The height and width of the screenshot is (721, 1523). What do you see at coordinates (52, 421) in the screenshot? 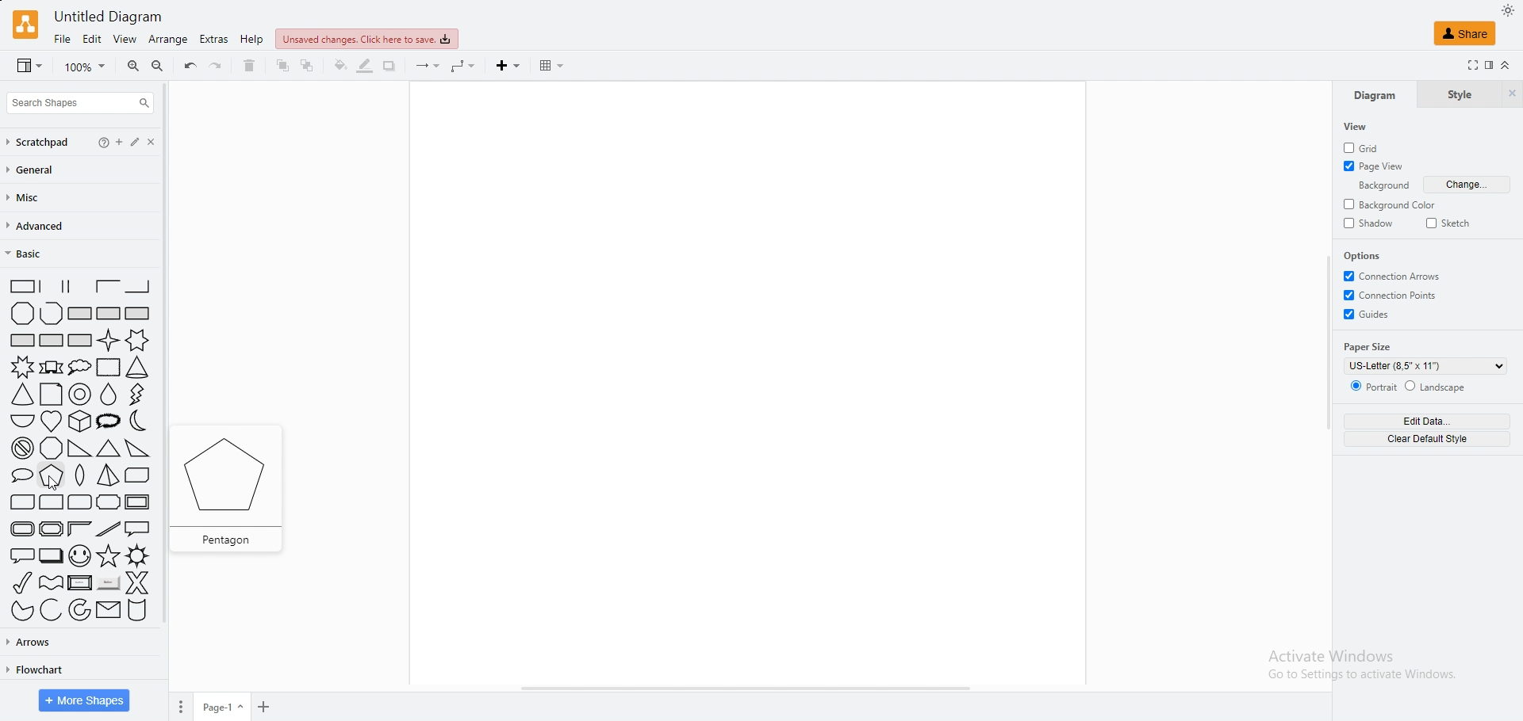
I see `heart` at bounding box center [52, 421].